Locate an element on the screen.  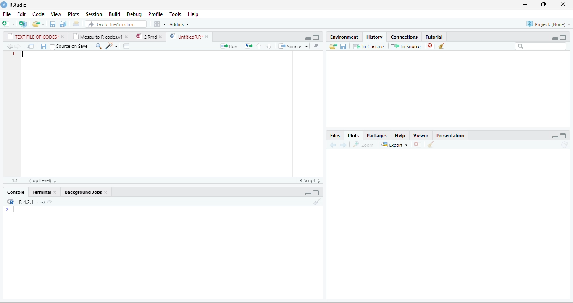
search bar is located at coordinates (541, 47).